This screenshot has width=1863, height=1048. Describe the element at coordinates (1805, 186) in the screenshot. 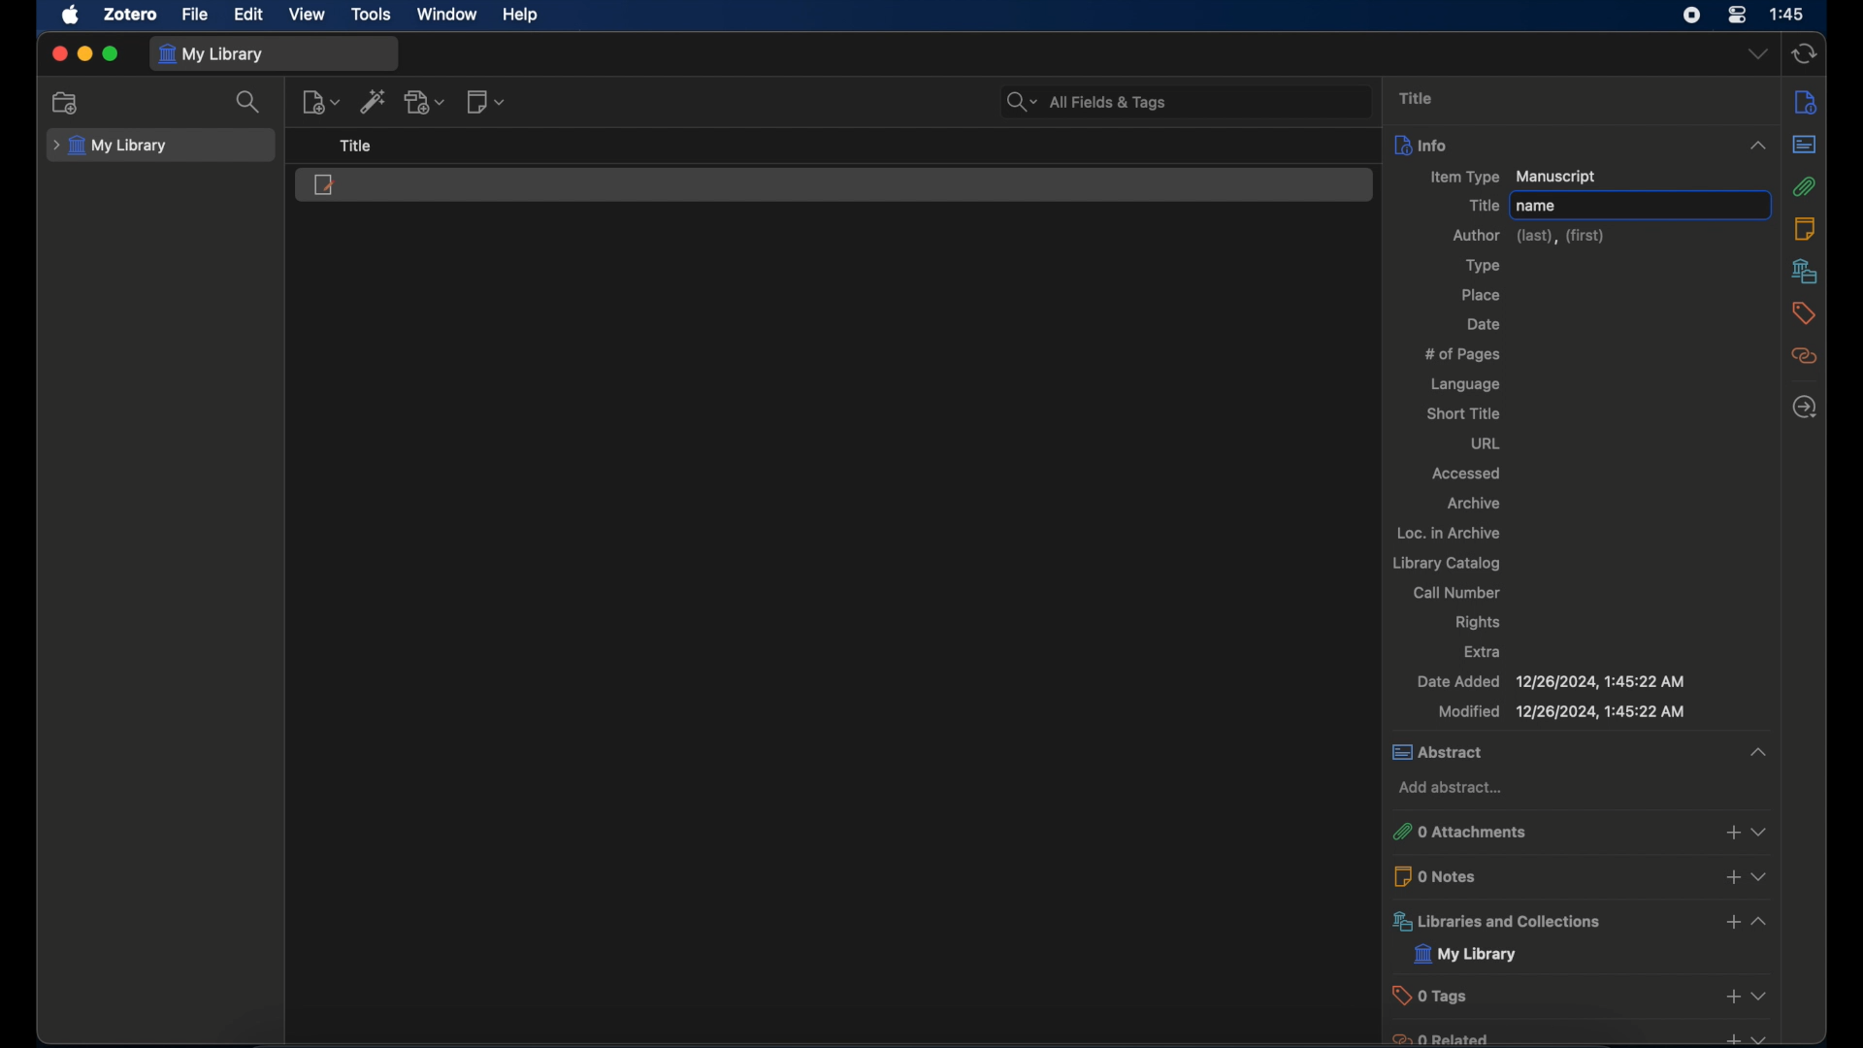

I see `attachment` at that location.